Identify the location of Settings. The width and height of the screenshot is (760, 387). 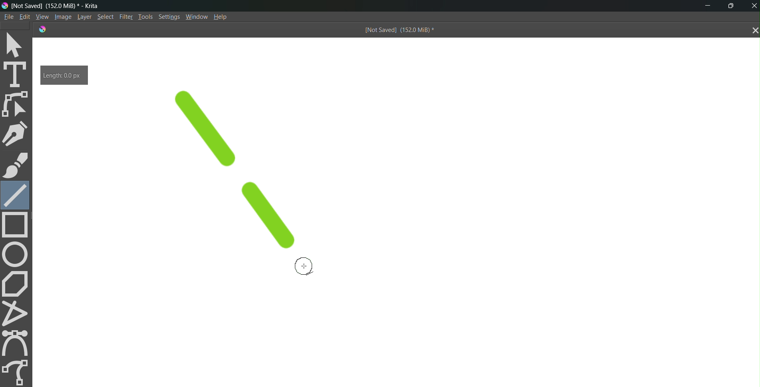
(170, 18).